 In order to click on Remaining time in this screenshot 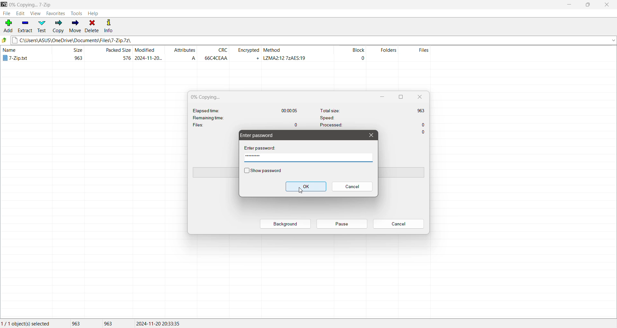, I will do `click(217, 118)`.